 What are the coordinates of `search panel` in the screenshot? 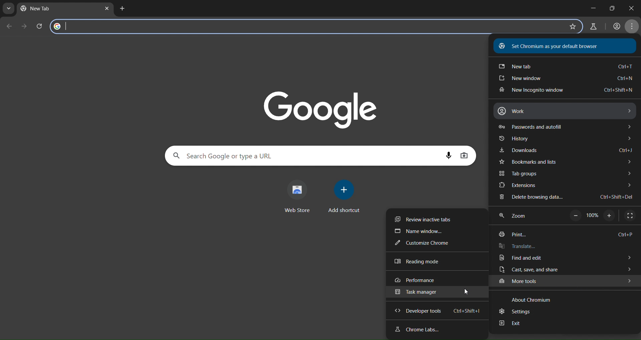 It's located at (99, 26).